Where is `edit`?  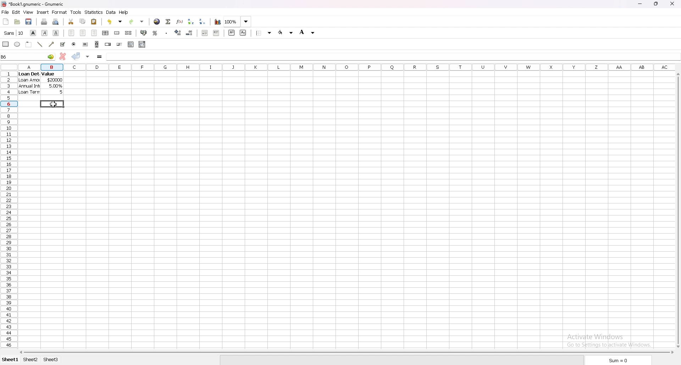 edit is located at coordinates (16, 12).